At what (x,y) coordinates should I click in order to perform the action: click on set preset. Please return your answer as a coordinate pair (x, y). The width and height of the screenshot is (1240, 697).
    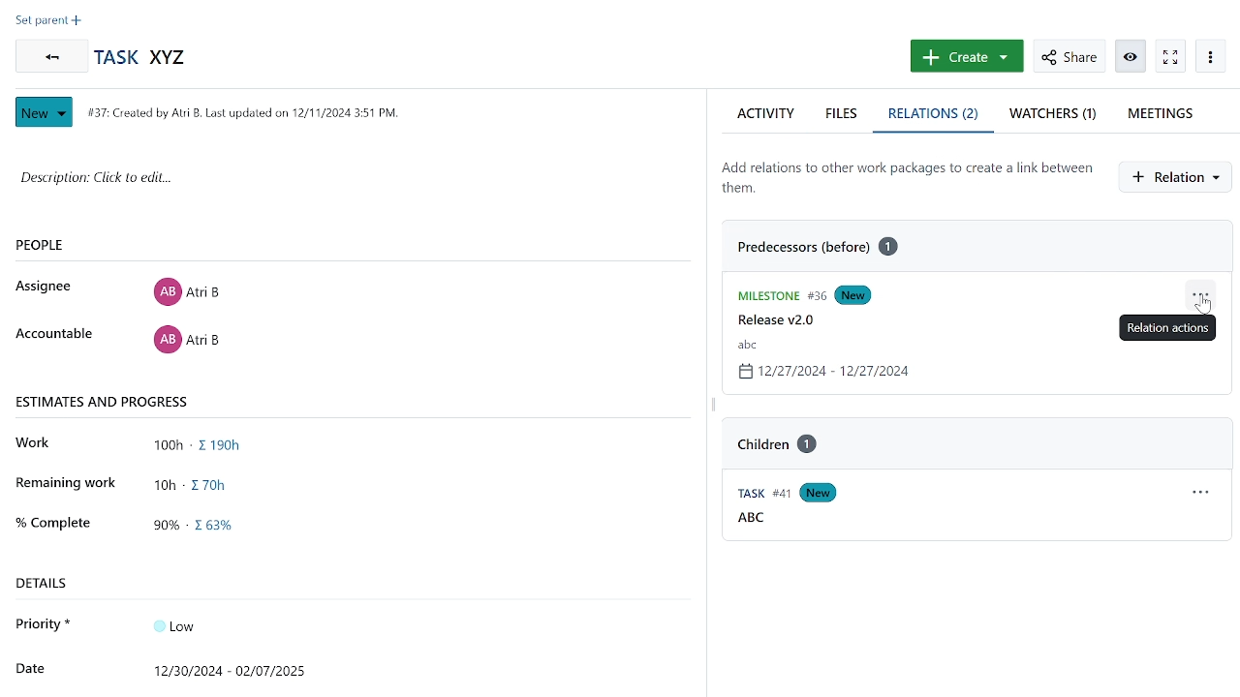
    Looking at the image, I should click on (48, 22).